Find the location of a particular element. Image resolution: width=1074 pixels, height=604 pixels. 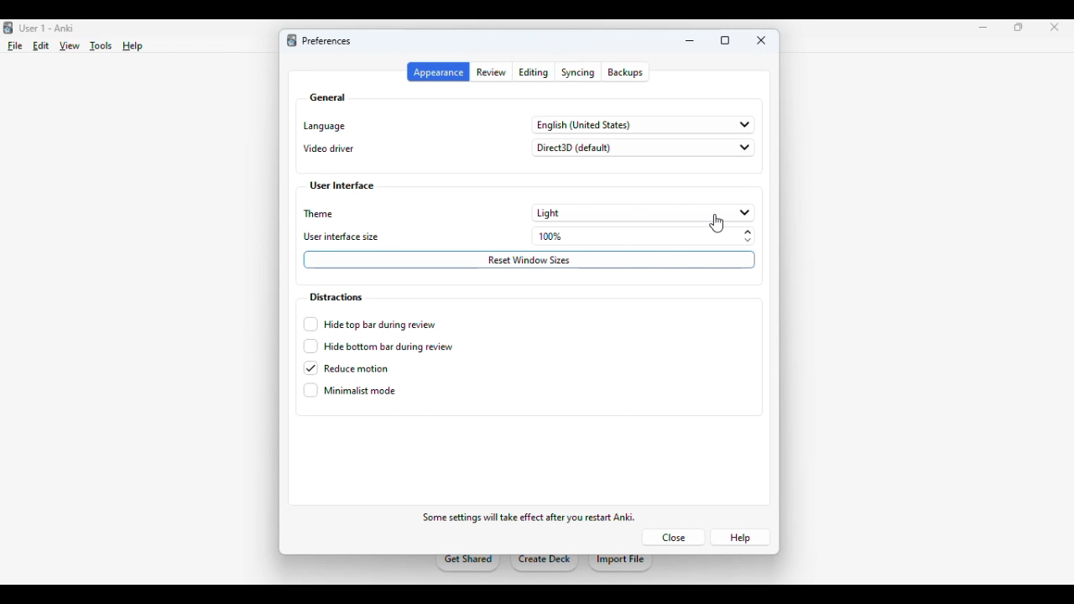

cursor is located at coordinates (717, 223).